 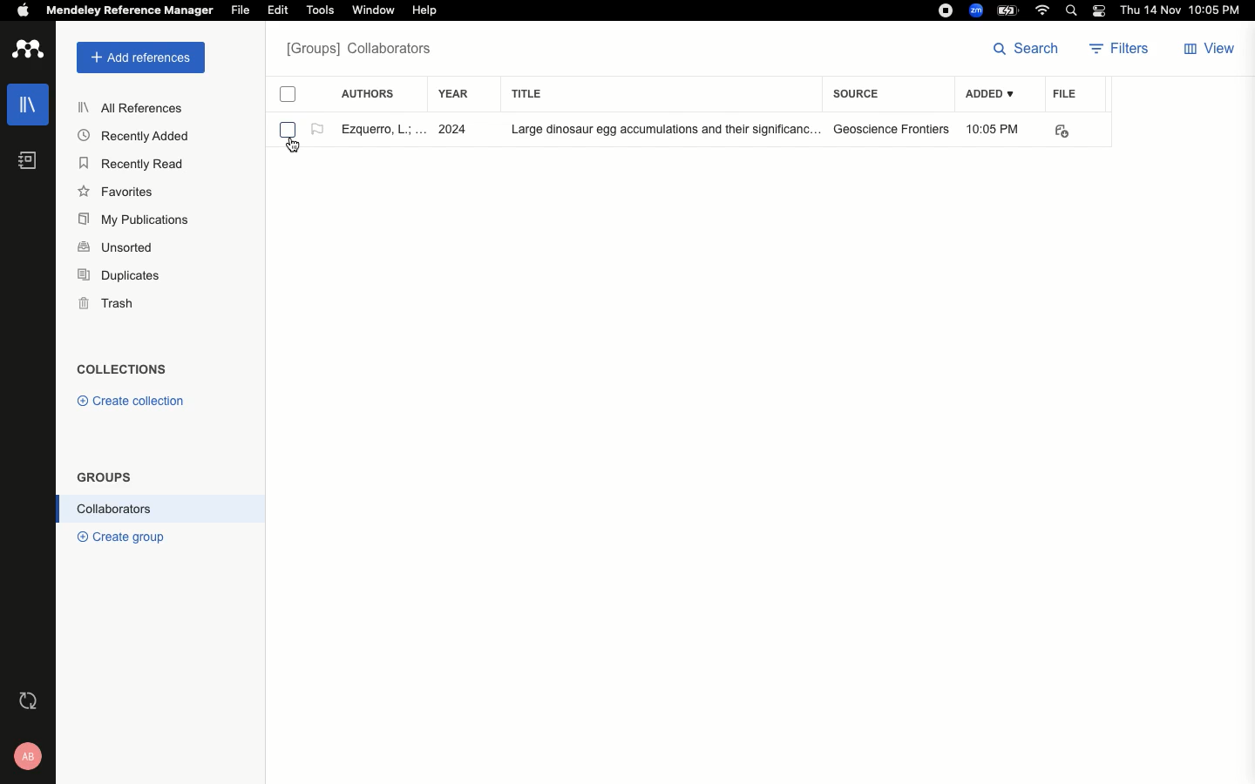 What do you see at coordinates (1074, 132) in the screenshot?
I see `PDF` at bounding box center [1074, 132].